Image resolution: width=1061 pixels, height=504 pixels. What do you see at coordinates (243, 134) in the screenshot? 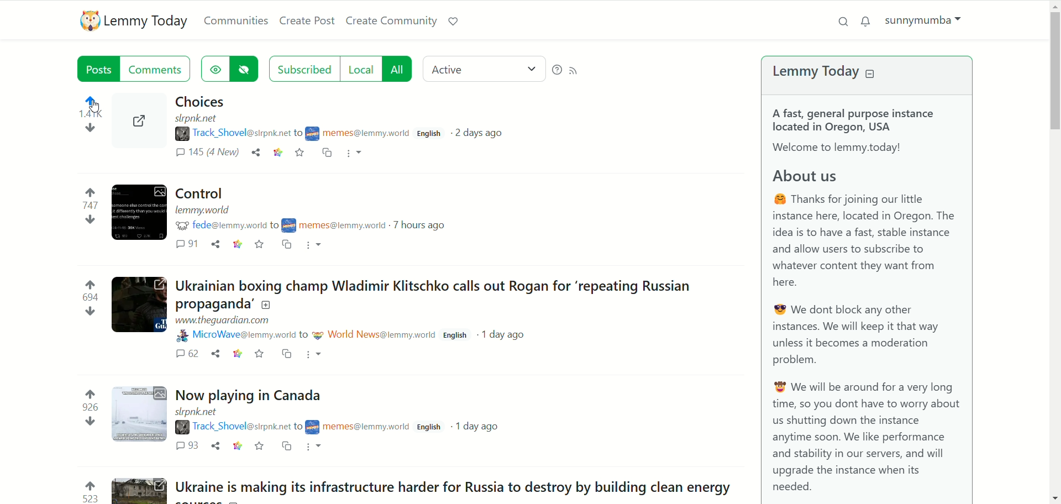
I see `username` at bounding box center [243, 134].